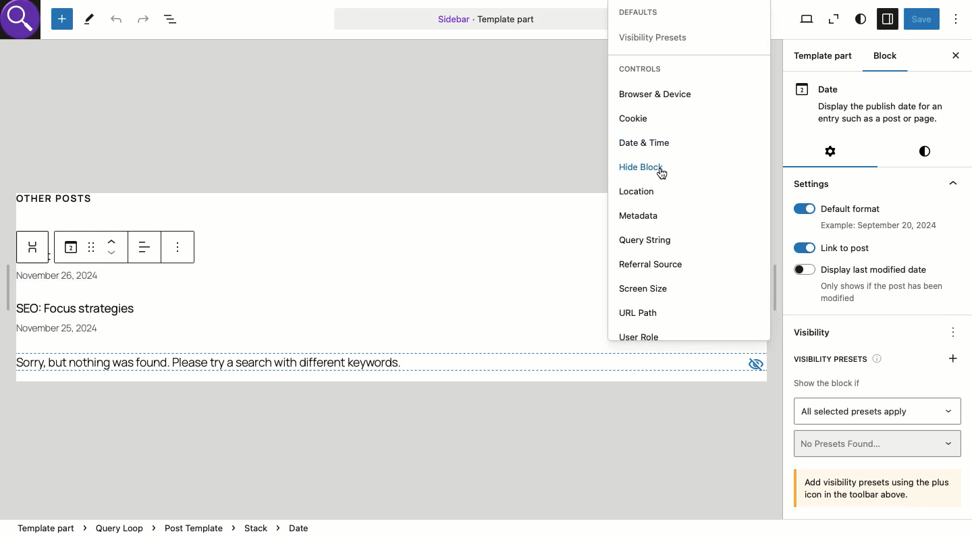 This screenshot has width=972, height=536. I want to click on Undo, so click(117, 20).